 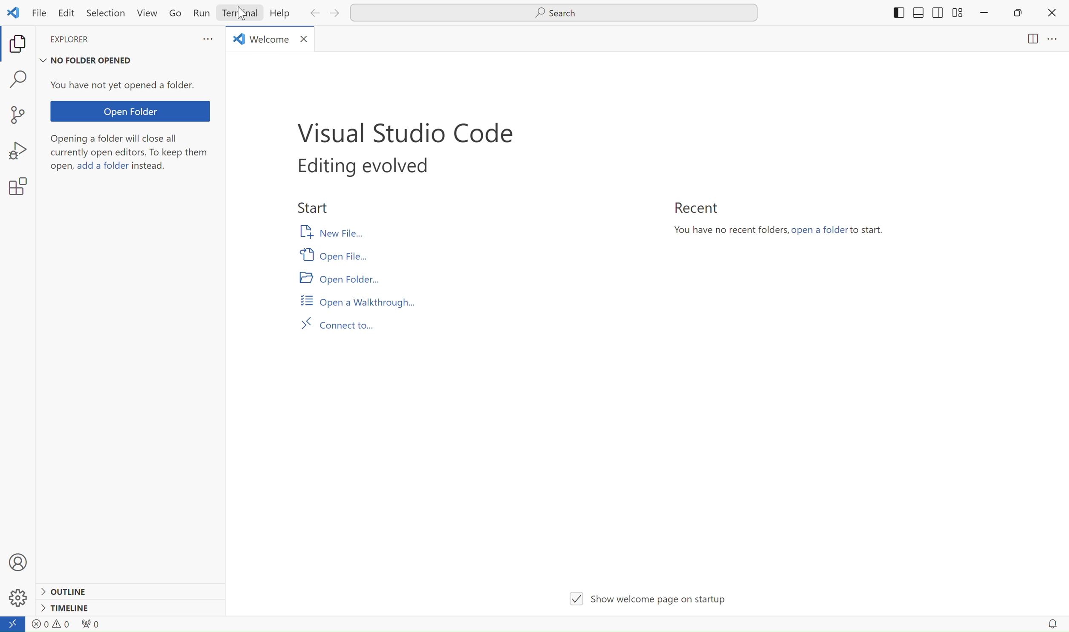 I want to click on next, so click(x=333, y=13).